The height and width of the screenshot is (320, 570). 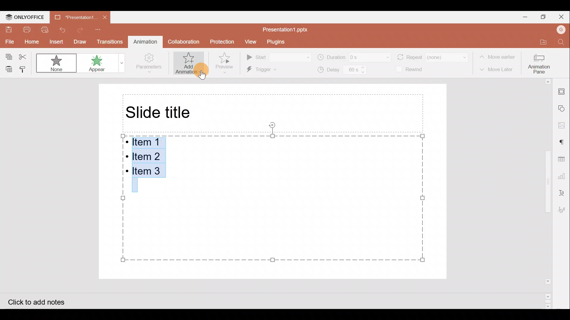 What do you see at coordinates (279, 56) in the screenshot?
I see `Start` at bounding box center [279, 56].